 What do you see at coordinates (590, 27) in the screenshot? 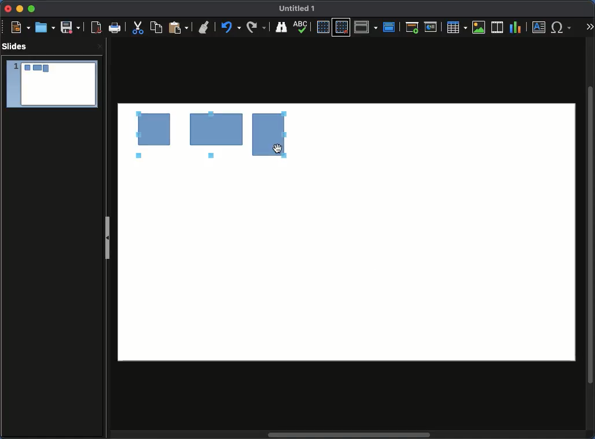
I see `More` at bounding box center [590, 27].